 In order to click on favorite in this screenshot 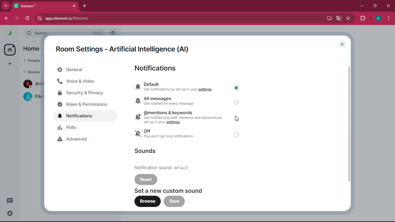, I will do `click(349, 19)`.